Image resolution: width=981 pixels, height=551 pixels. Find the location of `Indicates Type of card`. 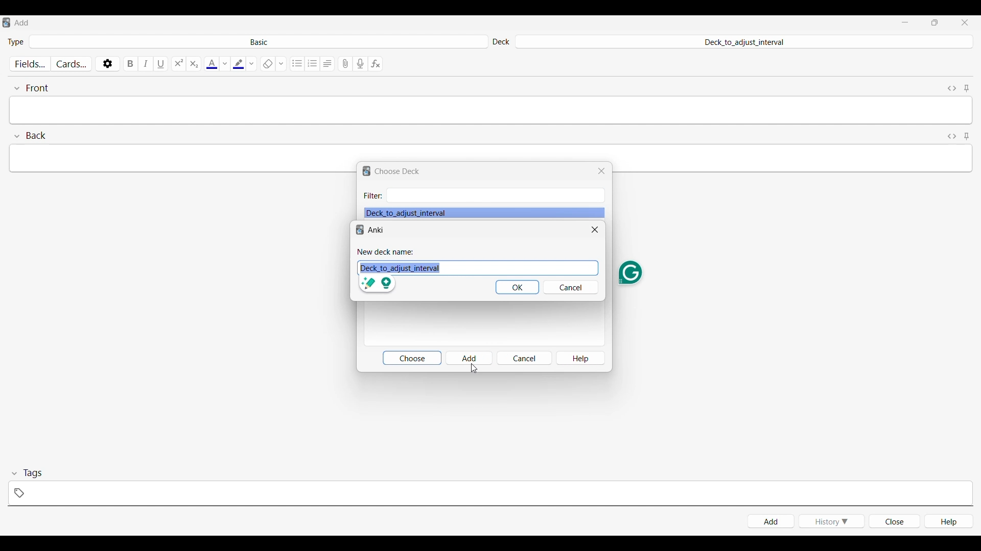

Indicates Type of card is located at coordinates (16, 42).